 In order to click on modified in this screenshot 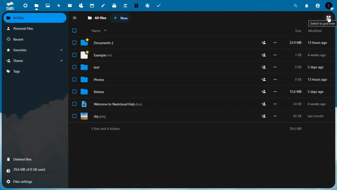, I will do `click(316, 31)`.